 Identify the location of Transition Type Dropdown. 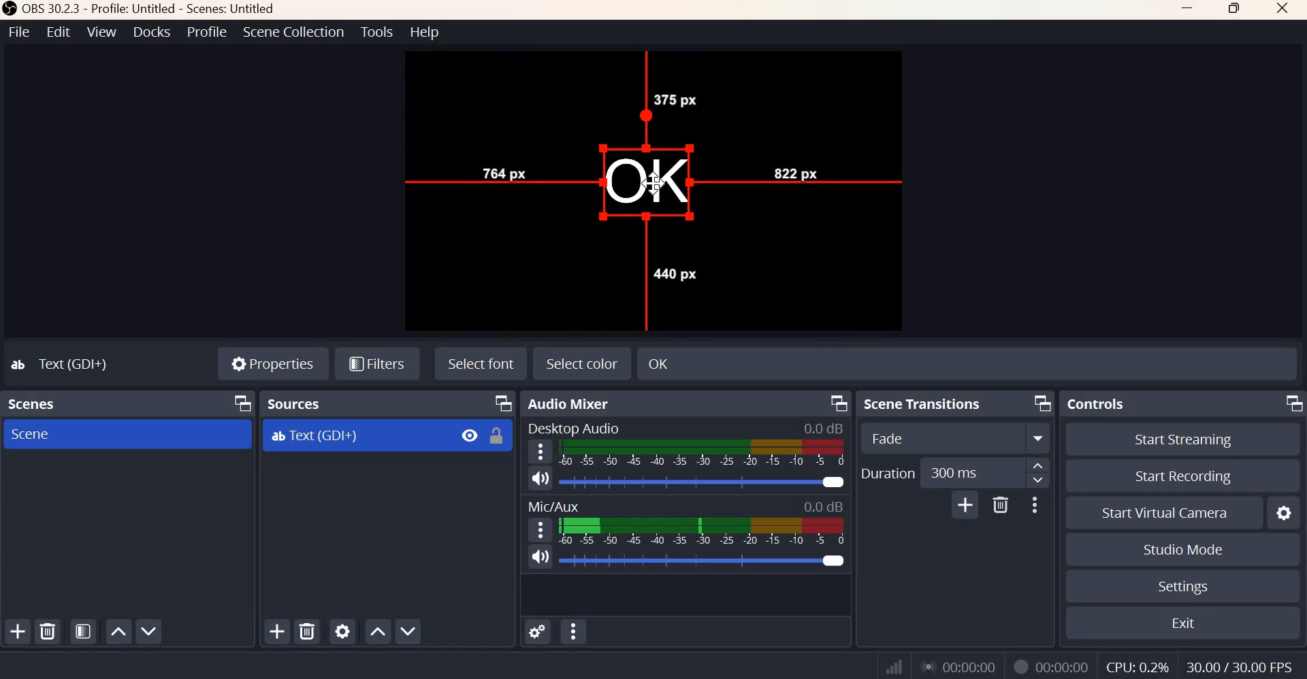
(956, 437).